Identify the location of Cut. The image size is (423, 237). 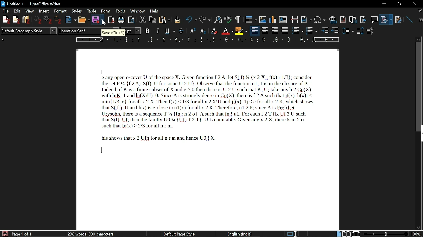
(143, 19).